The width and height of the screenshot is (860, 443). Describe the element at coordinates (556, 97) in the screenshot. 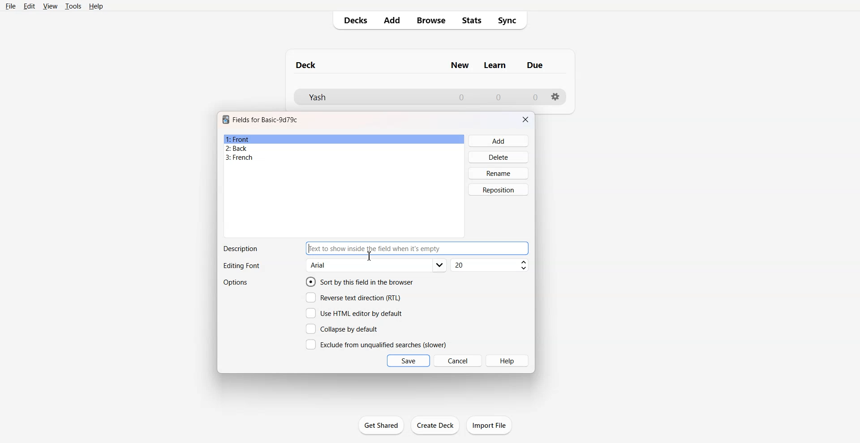

I see `Settings` at that location.